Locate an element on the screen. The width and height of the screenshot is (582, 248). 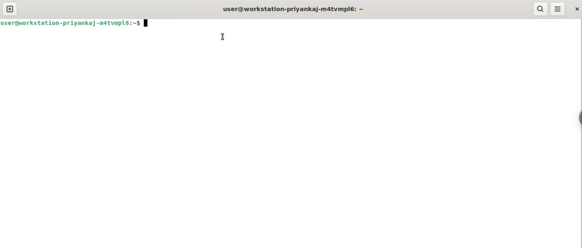
user@workstation-priyankaj-m4tvmpl6: ~$ is located at coordinates (75, 23).